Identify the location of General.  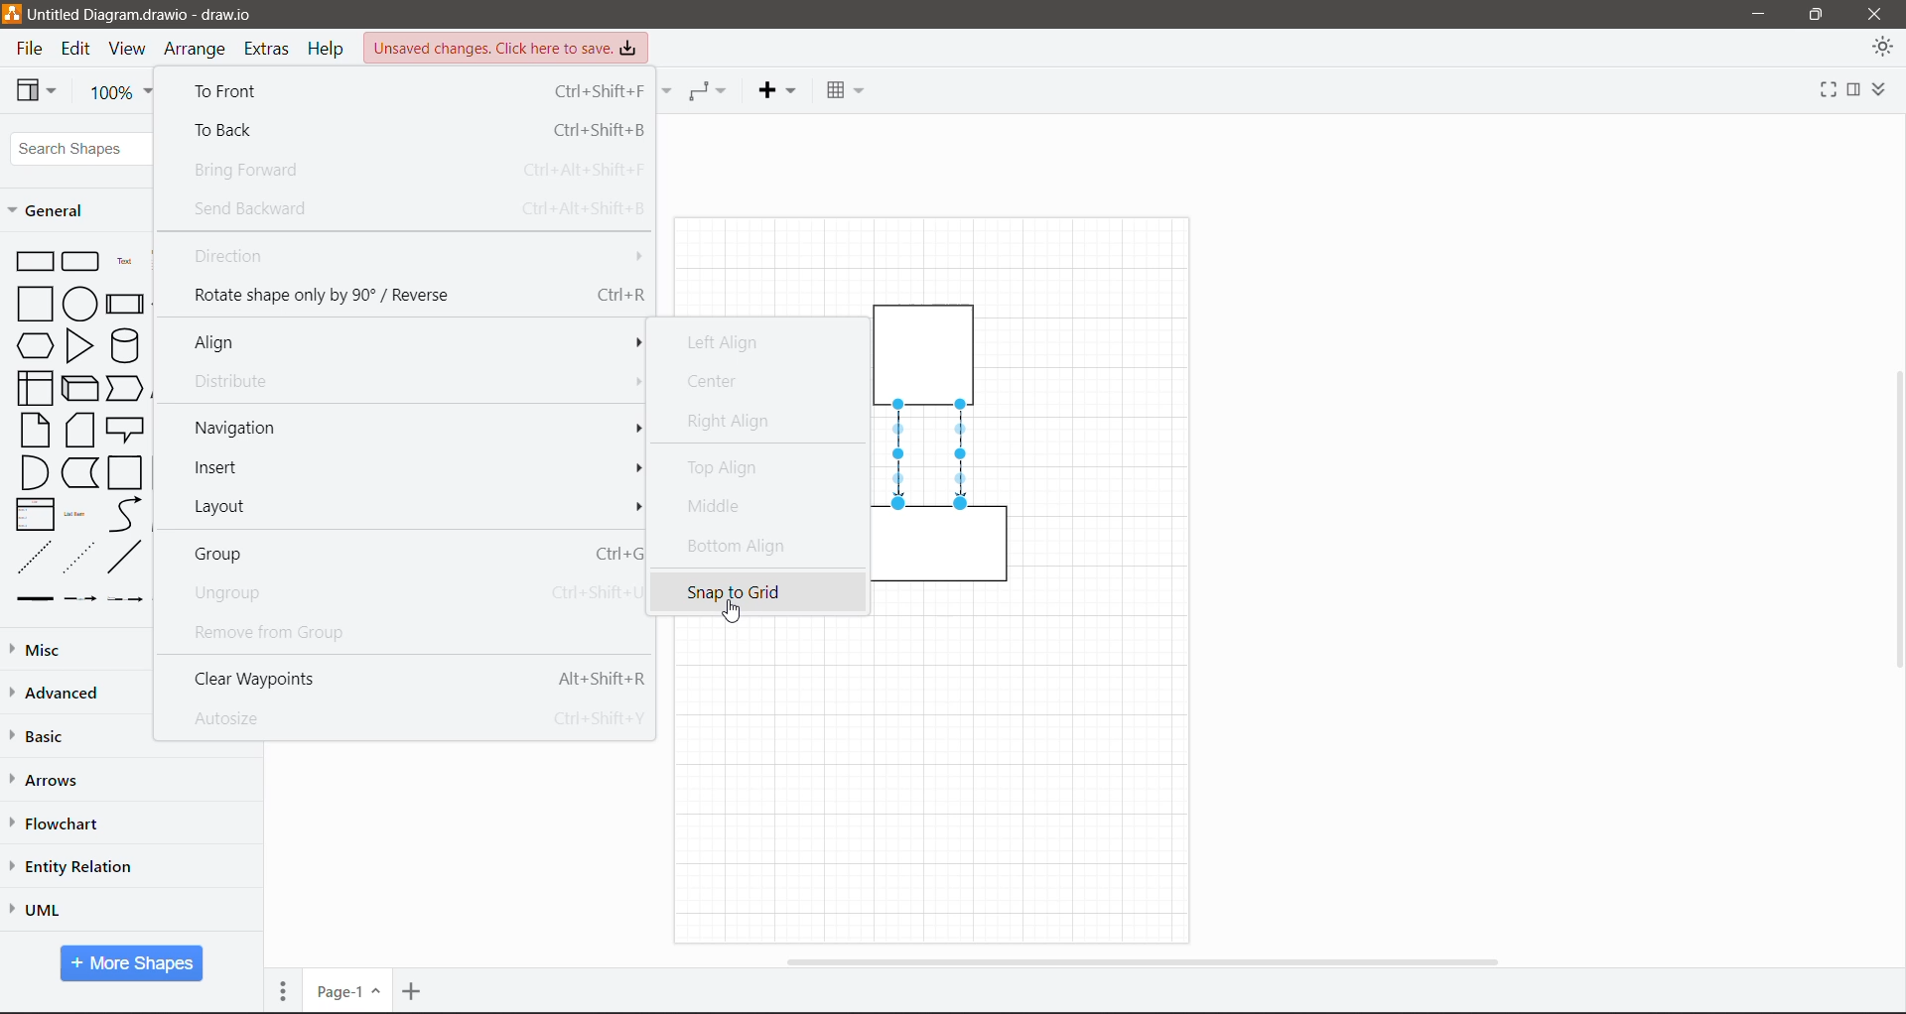
(54, 210).